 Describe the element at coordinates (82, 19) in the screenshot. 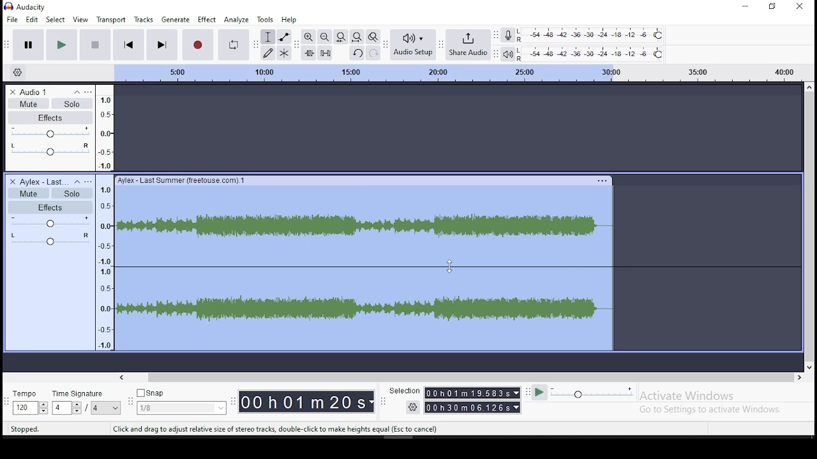

I see `view` at that location.